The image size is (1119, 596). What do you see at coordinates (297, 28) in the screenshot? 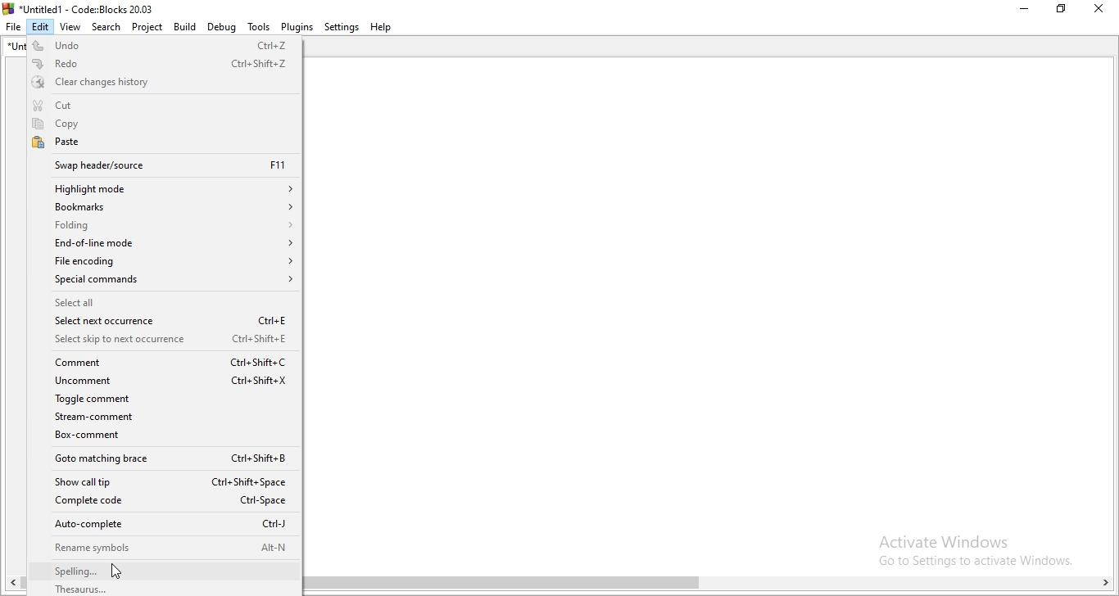
I see `Plugins ` at bounding box center [297, 28].